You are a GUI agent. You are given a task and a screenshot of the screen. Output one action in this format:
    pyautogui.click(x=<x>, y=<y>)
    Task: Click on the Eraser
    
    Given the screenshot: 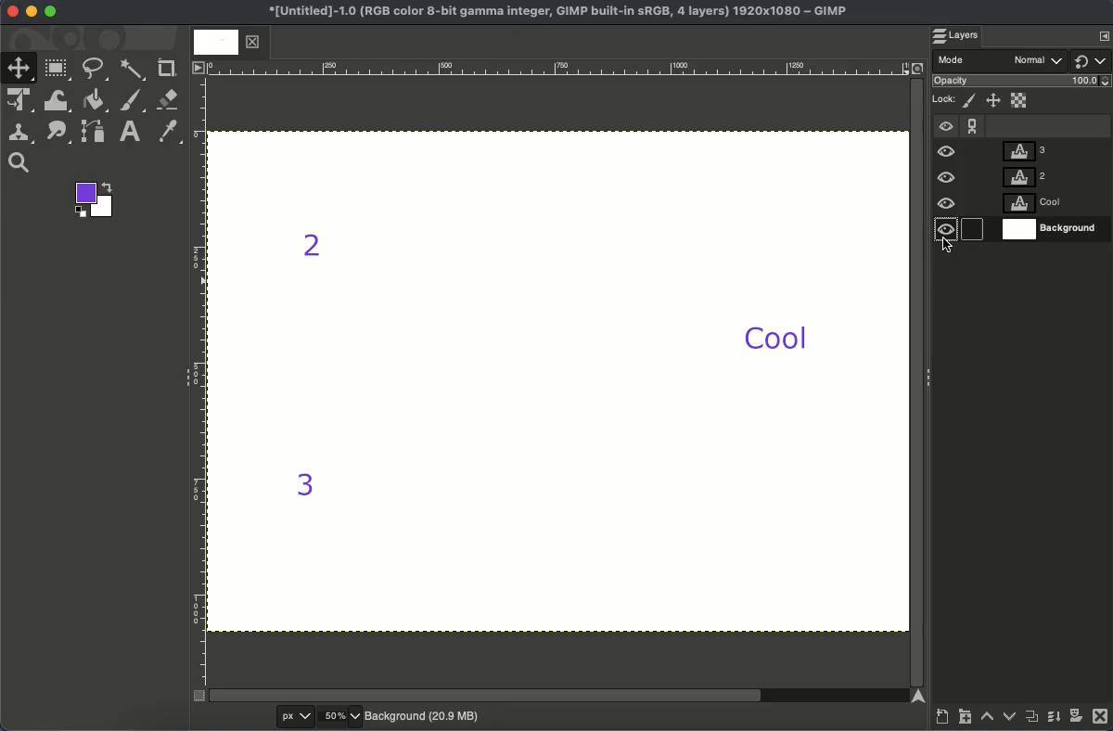 What is the action you would take?
    pyautogui.click(x=169, y=99)
    